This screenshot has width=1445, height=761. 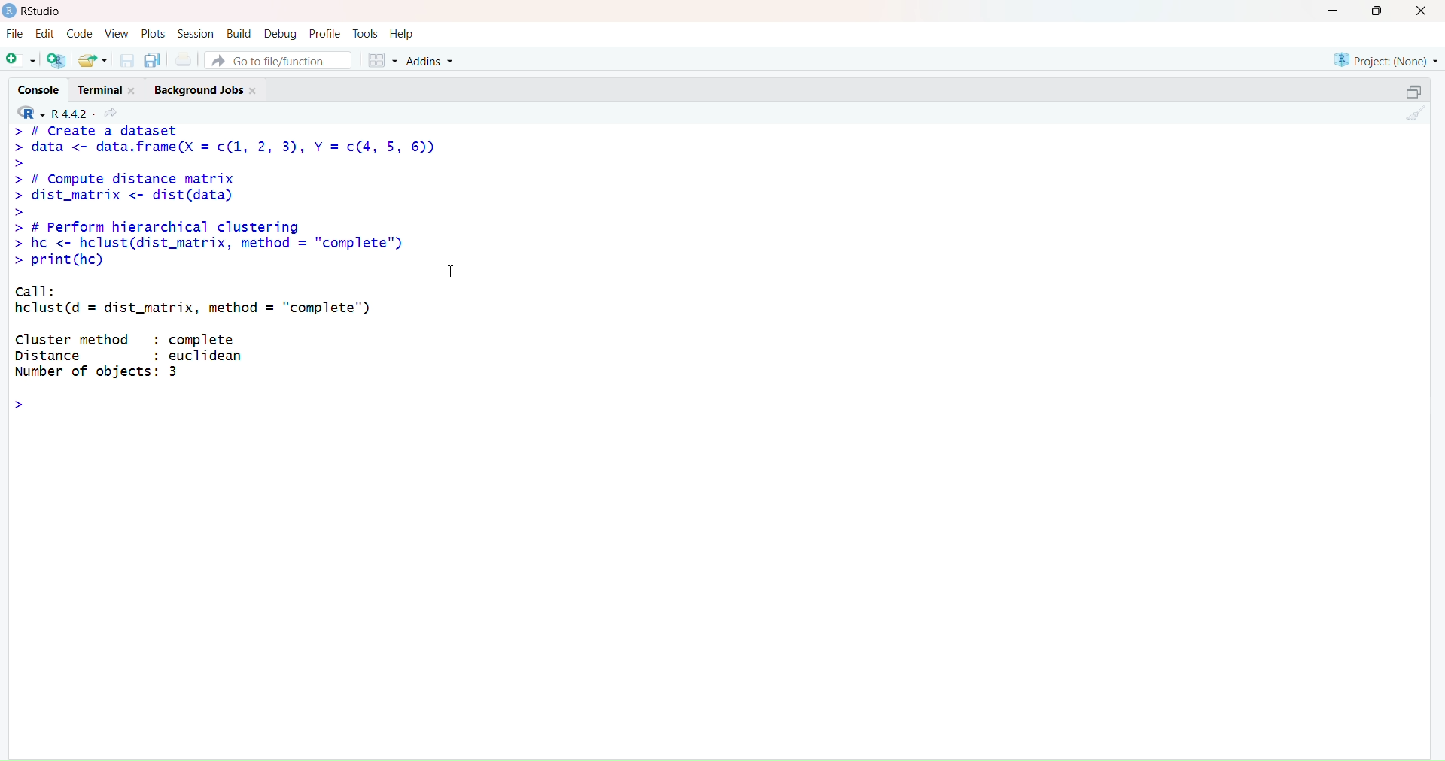 I want to click on Plots, so click(x=153, y=34).